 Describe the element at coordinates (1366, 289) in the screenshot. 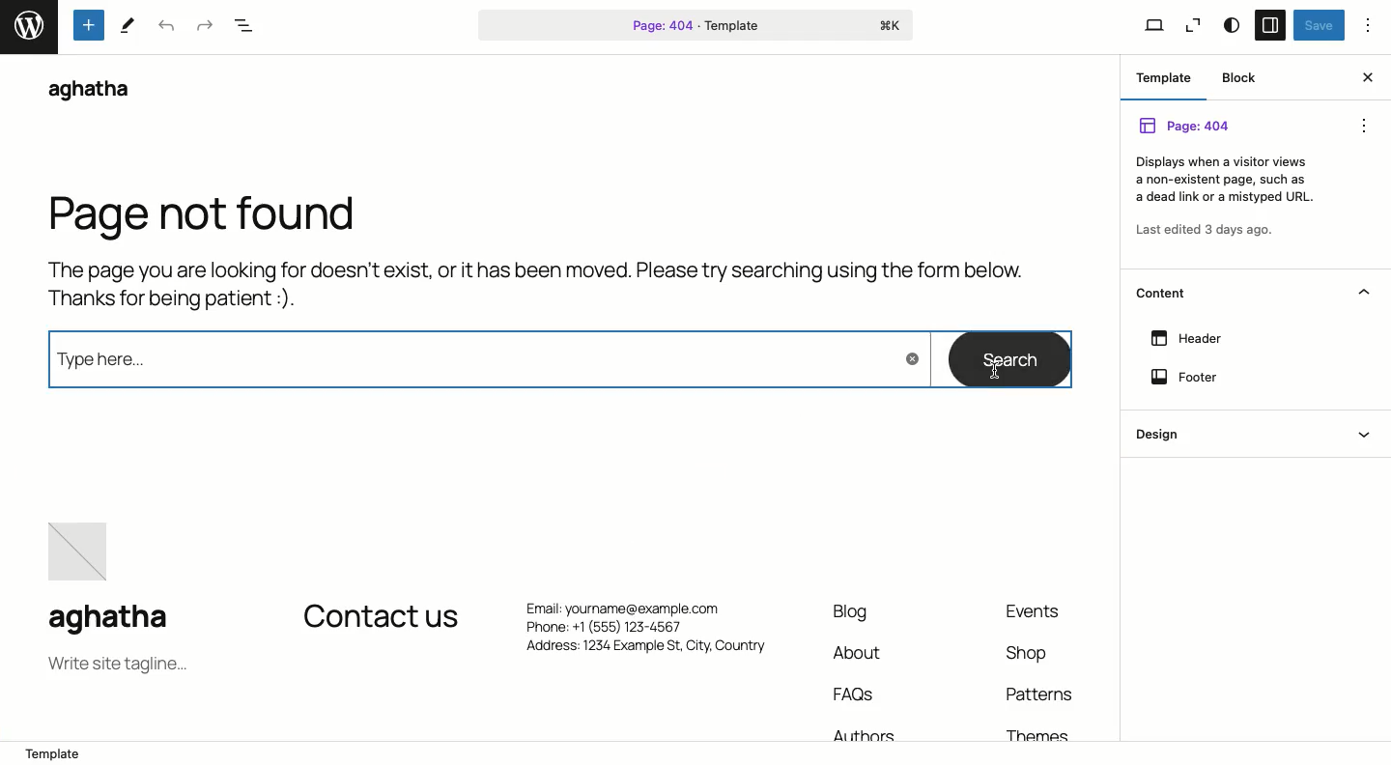

I see `Hide` at that location.